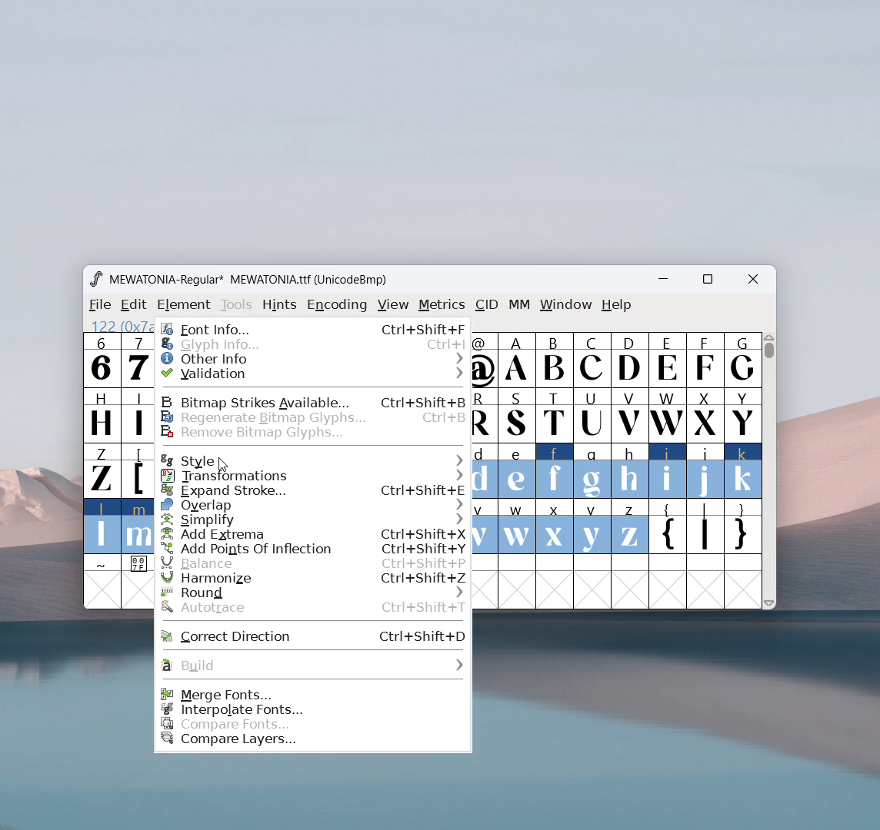 The width and height of the screenshot is (880, 830). What do you see at coordinates (770, 469) in the screenshot?
I see `Vertical` at bounding box center [770, 469].